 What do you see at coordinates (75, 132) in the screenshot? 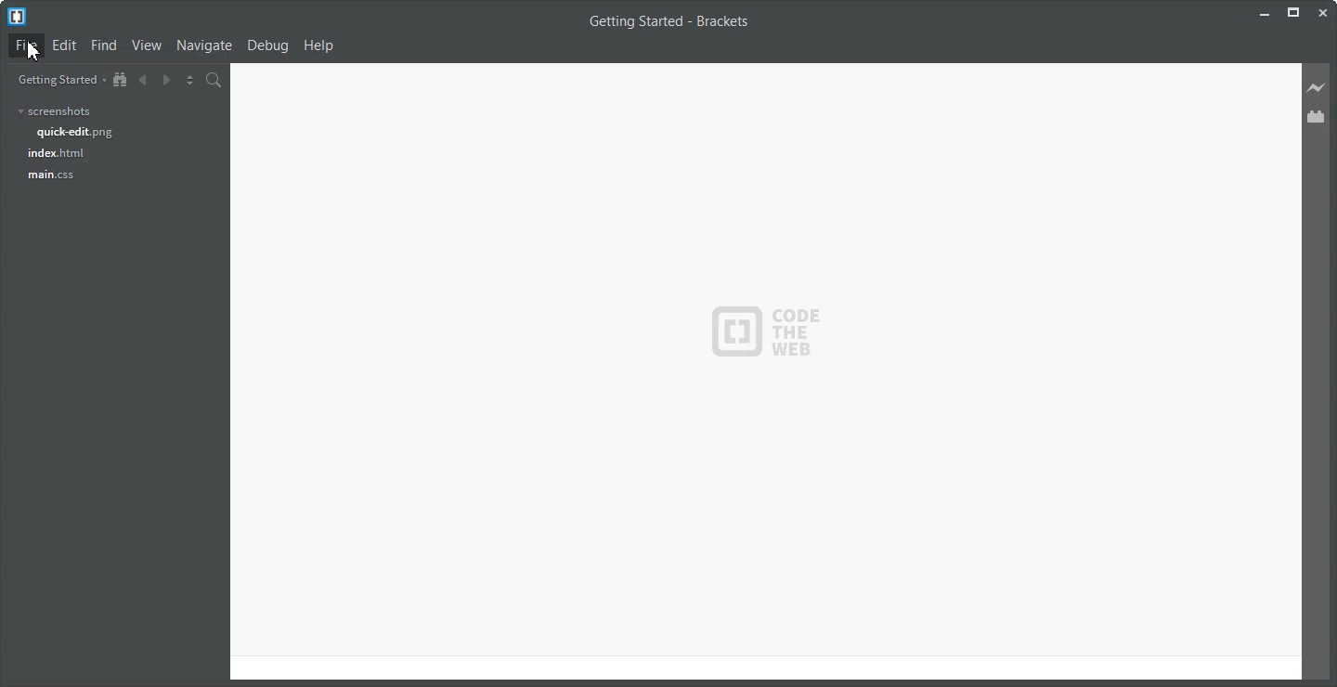
I see `quick-edit.png` at bounding box center [75, 132].